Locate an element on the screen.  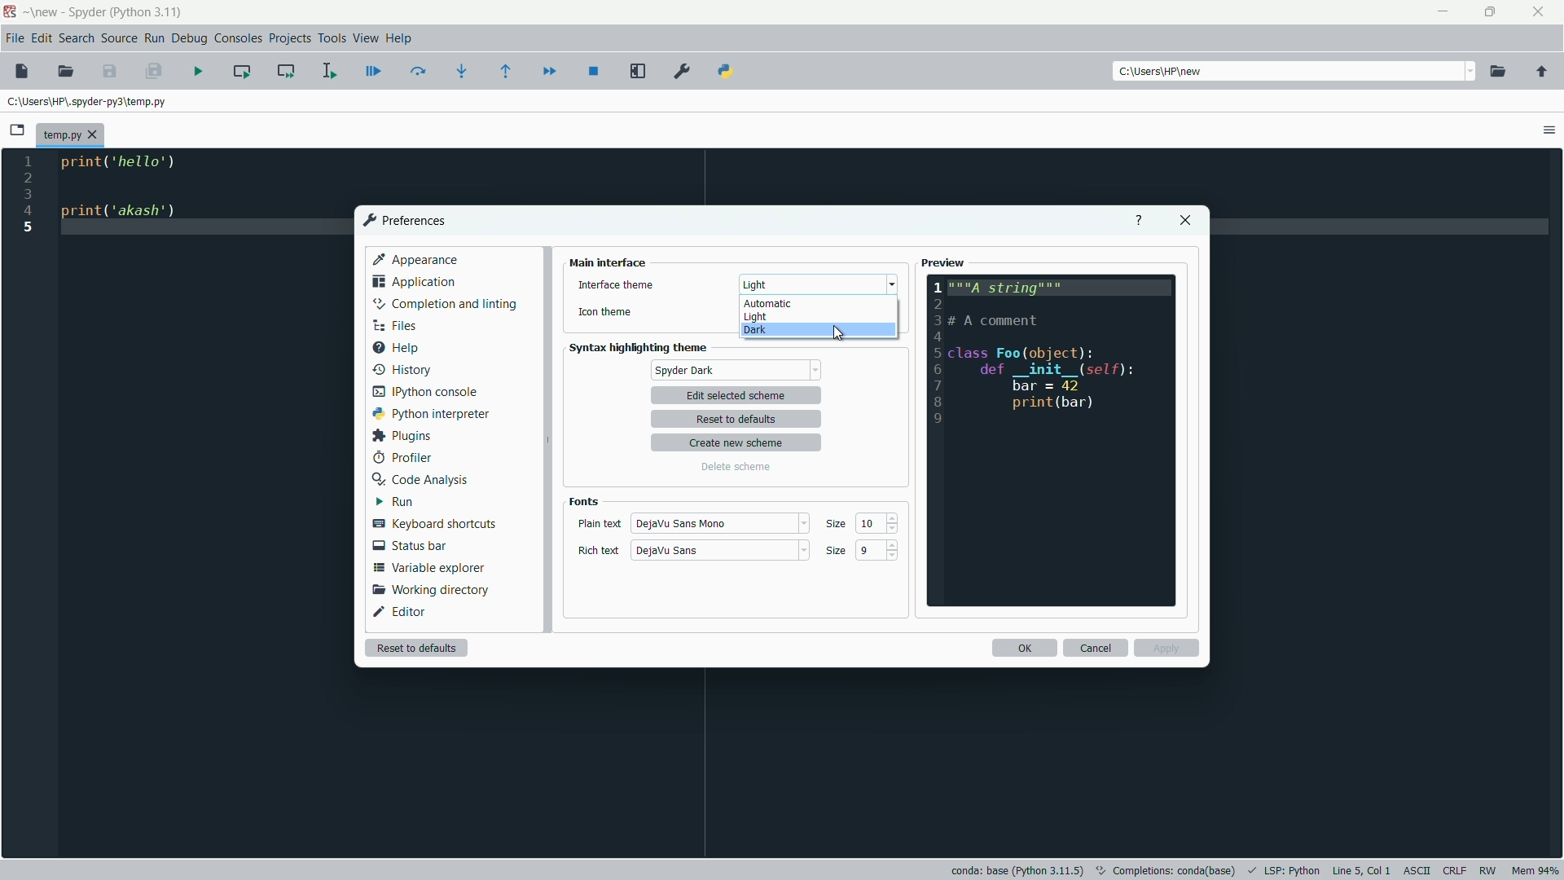
size is located at coordinates (834, 552).